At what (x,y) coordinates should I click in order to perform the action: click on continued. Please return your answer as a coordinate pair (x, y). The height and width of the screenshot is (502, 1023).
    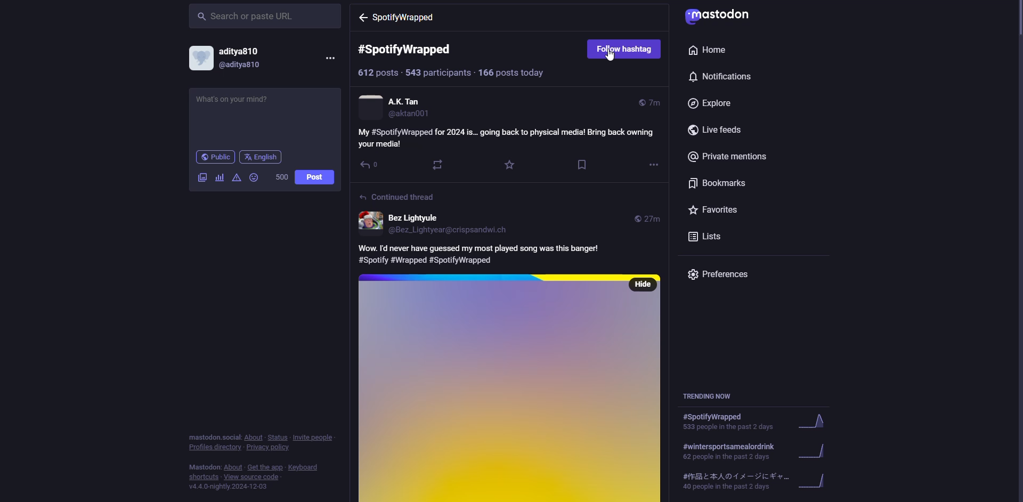
    Looking at the image, I should click on (399, 197).